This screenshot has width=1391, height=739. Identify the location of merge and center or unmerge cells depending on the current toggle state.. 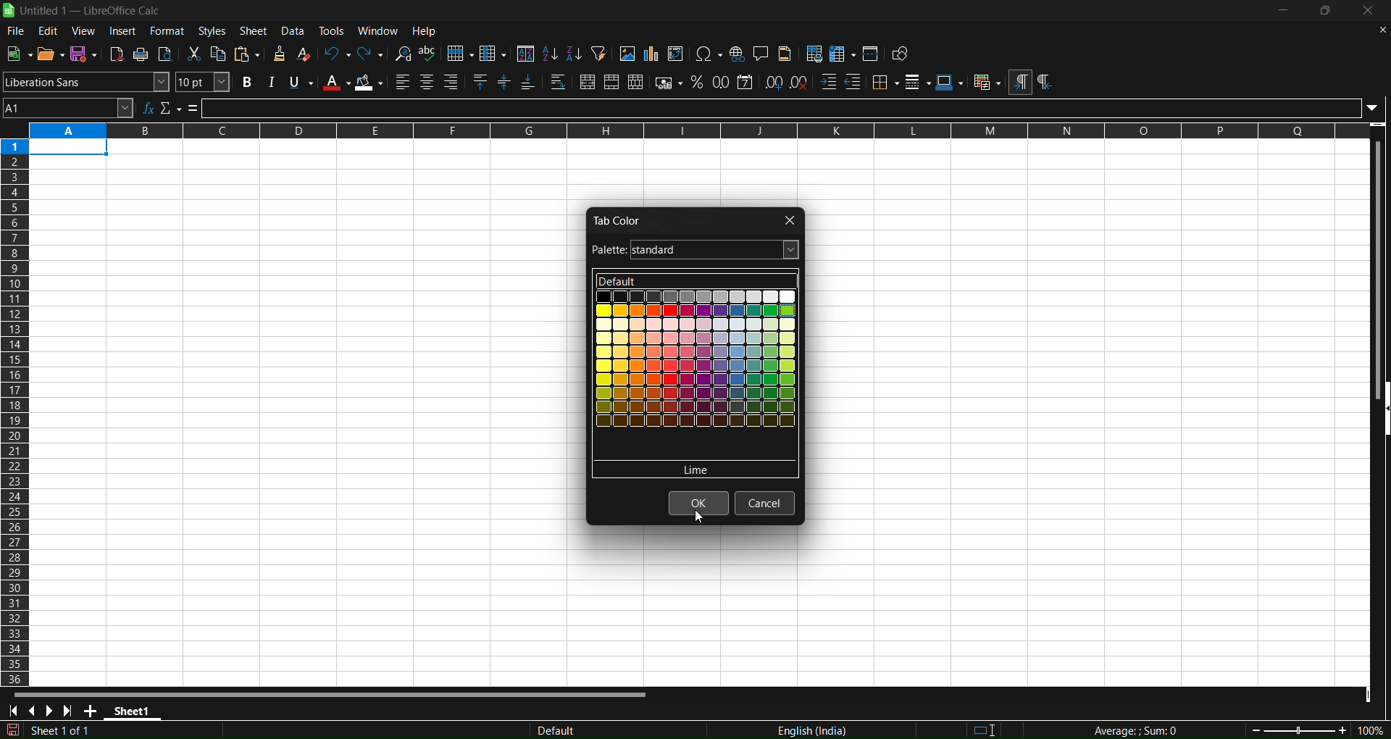
(588, 83).